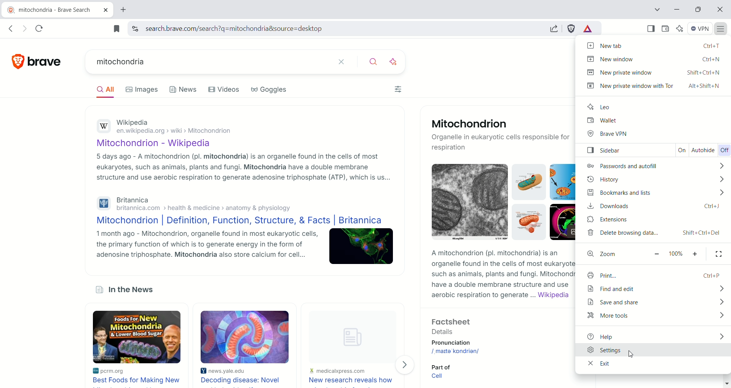  What do you see at coordinates (698, 255) in the screenshot?
I see `make text larger` at bounding box center [698, 255].